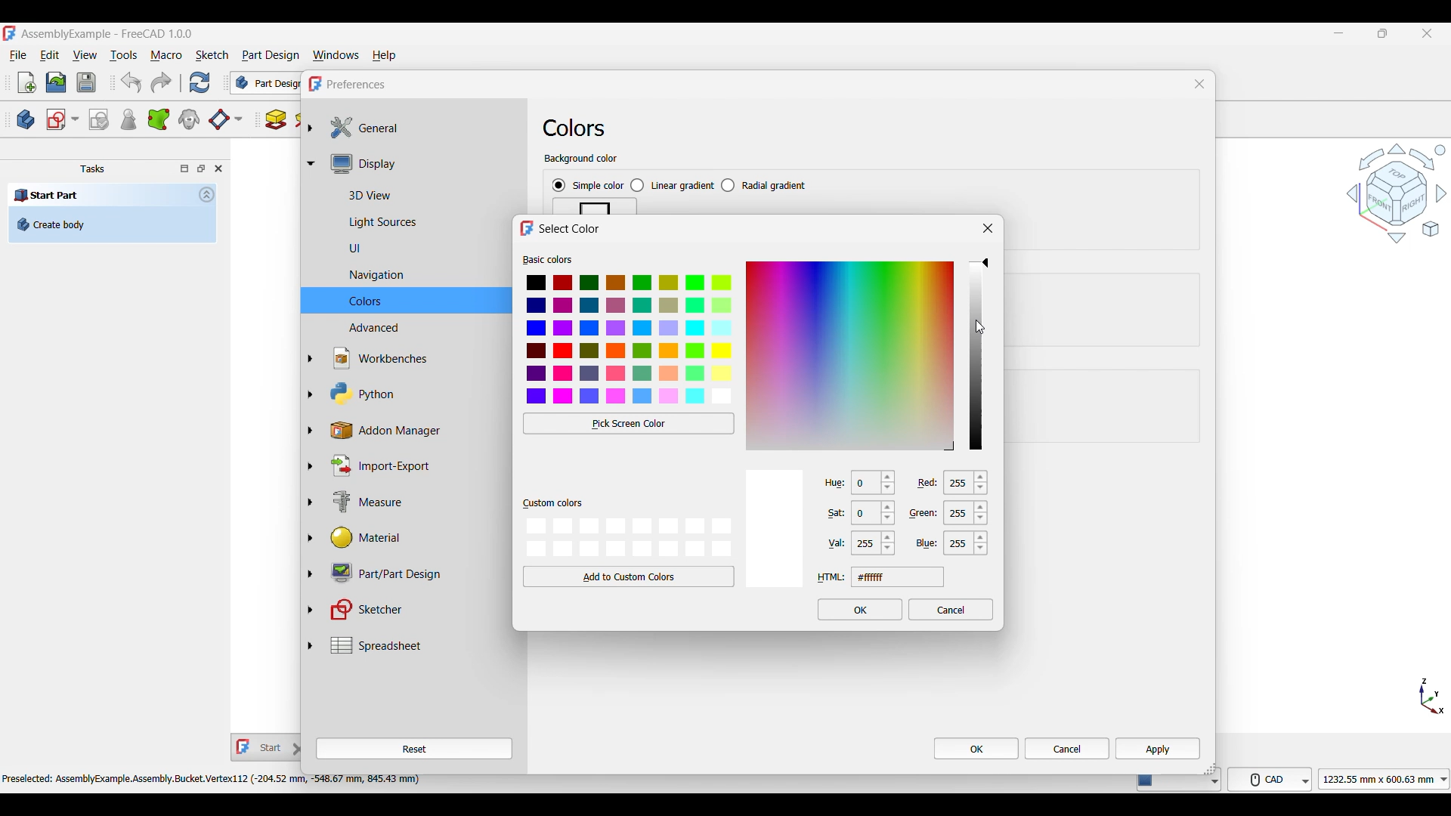 This screenshot has height=816, width=1451. Describe the element at coordinates (1397, 193) in the screenshot. I see `Navigation` at that location.